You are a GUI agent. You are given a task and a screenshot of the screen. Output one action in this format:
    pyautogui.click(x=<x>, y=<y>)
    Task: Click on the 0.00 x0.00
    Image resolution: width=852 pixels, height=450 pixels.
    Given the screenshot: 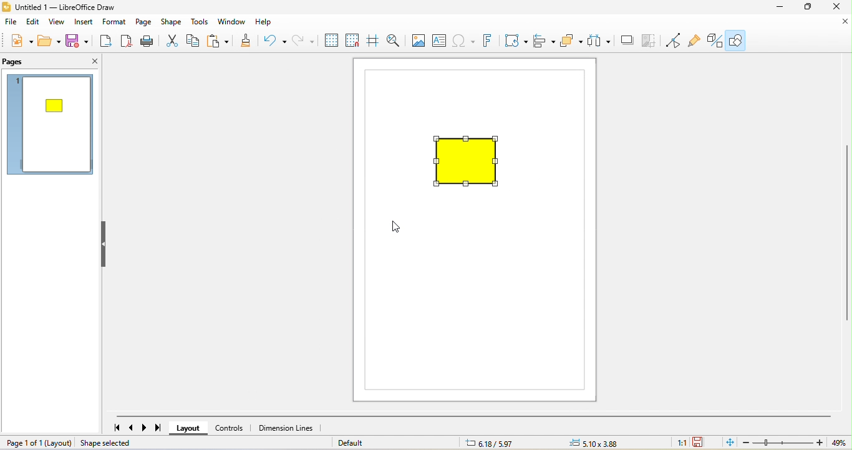 What is the action you would take?
    pyautogui.click(x=604, y=442)
    